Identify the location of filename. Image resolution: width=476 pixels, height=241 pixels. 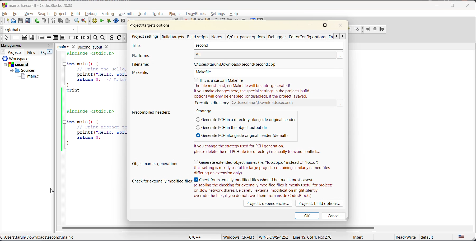
(87, 47).